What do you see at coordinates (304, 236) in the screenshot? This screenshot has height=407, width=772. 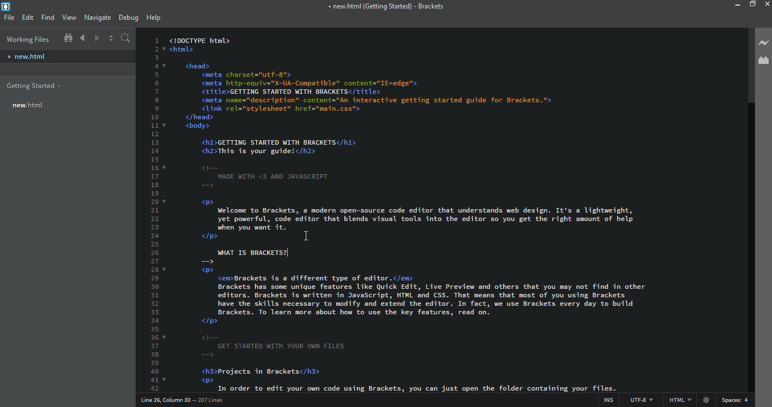 I see `cursor` at bounding box center [304, 236].